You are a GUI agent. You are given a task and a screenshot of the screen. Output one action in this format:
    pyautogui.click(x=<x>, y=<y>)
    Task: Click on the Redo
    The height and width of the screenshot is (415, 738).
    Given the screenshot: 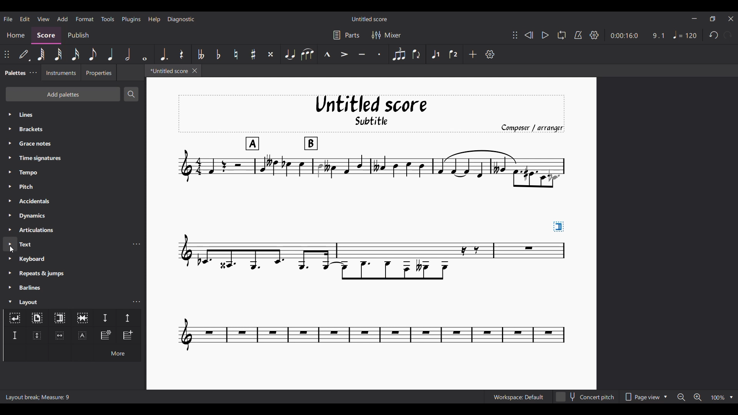 What is the action you would take?
    pyautogui.click(x=728, y=35)
    